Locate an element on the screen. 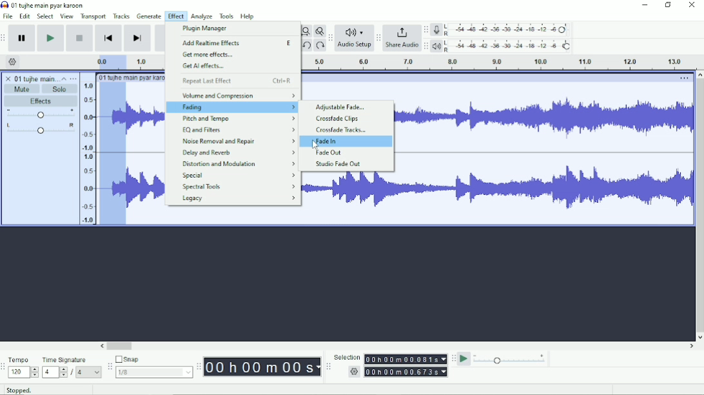  Collapse is located at coordinates (64, 78).